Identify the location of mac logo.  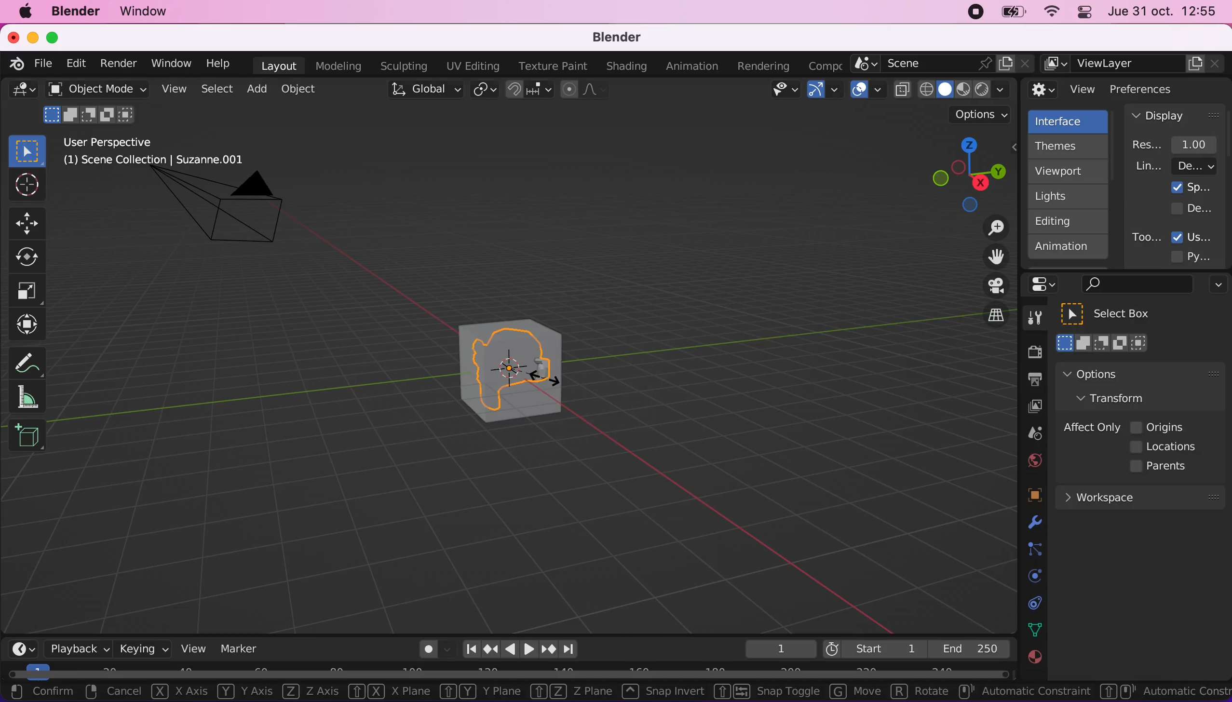
(25, 13).